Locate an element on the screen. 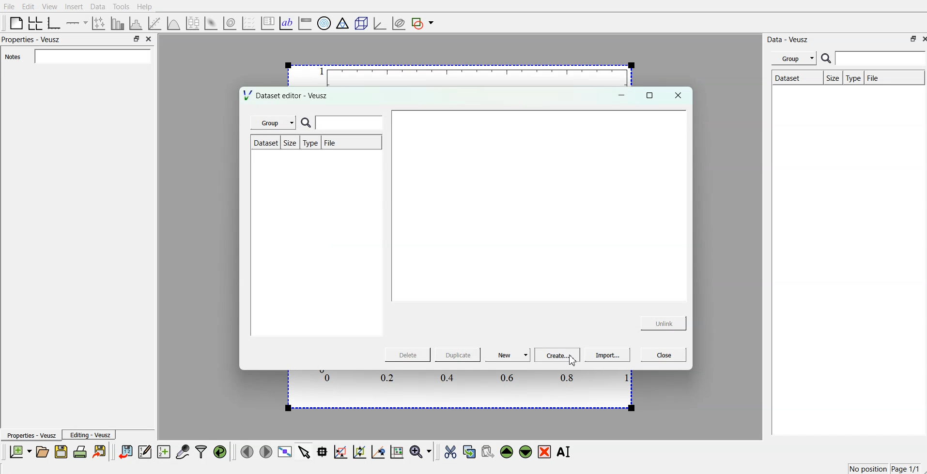 Image resolution: width=927 pixels, height=474 pixels. plot 2d datasets as contours is located at coordinates (230, 22).